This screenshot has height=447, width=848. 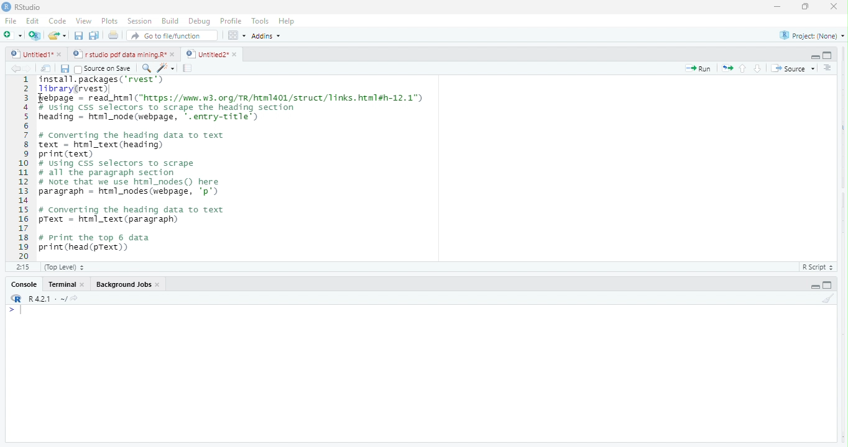 What do you see at coordinates (813, 37) in the screenshot?
I see ` project: (None)` at bounding box center [813, 37].